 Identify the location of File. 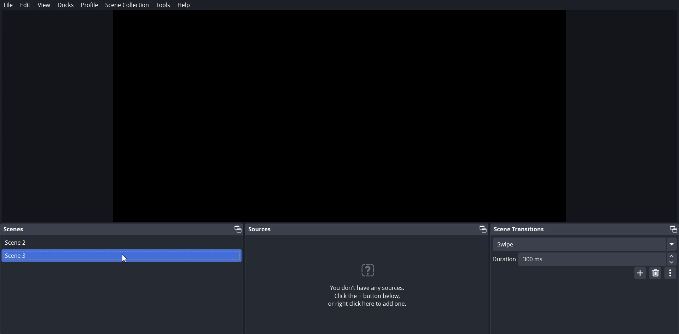
(8, 5).